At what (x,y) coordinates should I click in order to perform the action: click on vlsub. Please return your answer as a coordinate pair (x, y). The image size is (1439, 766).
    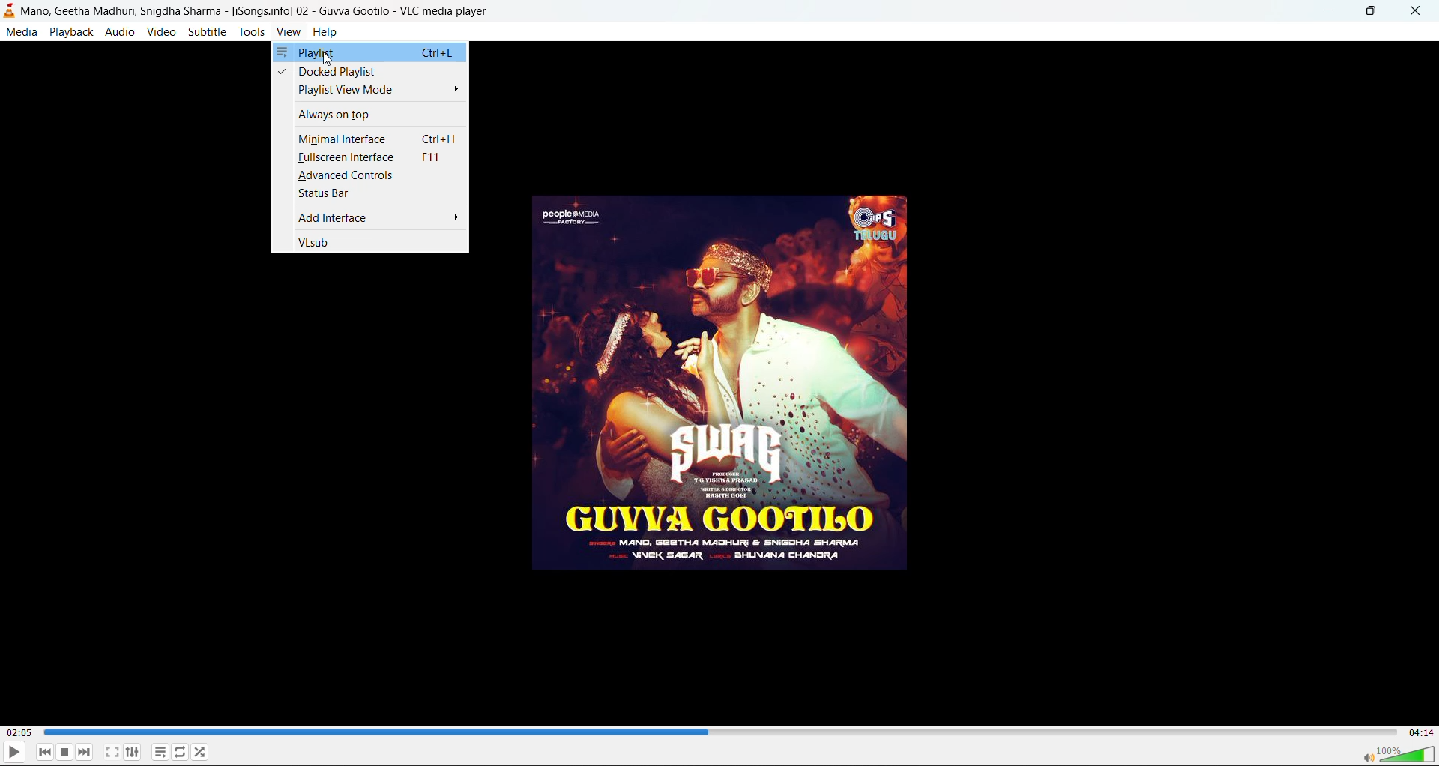
    Looking at the image, I should click on (369, 241).